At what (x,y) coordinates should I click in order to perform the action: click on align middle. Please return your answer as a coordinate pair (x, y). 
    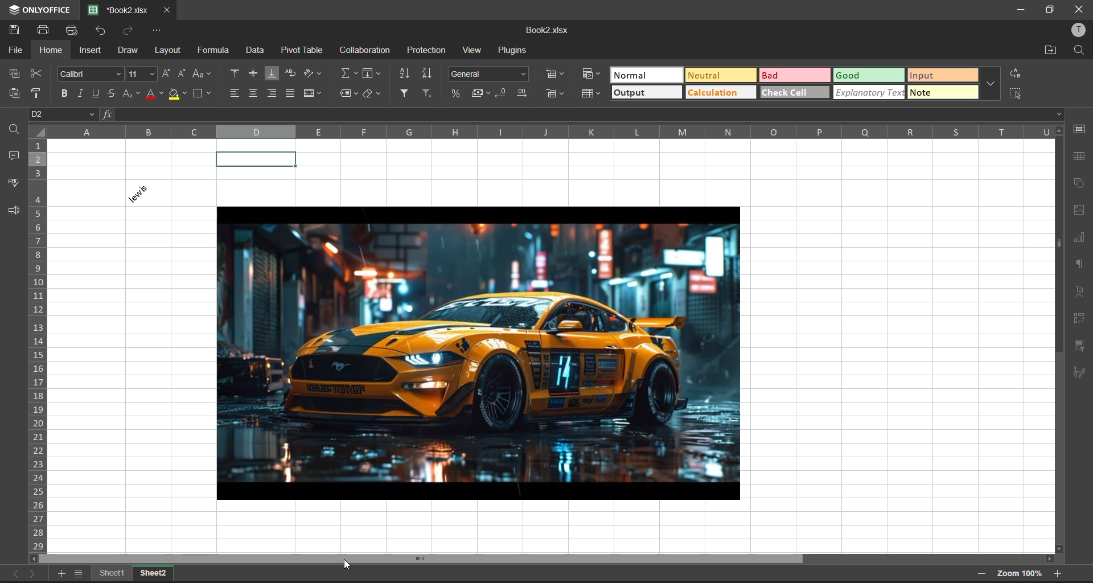
    Looking at the image, I should click on (252, 73).